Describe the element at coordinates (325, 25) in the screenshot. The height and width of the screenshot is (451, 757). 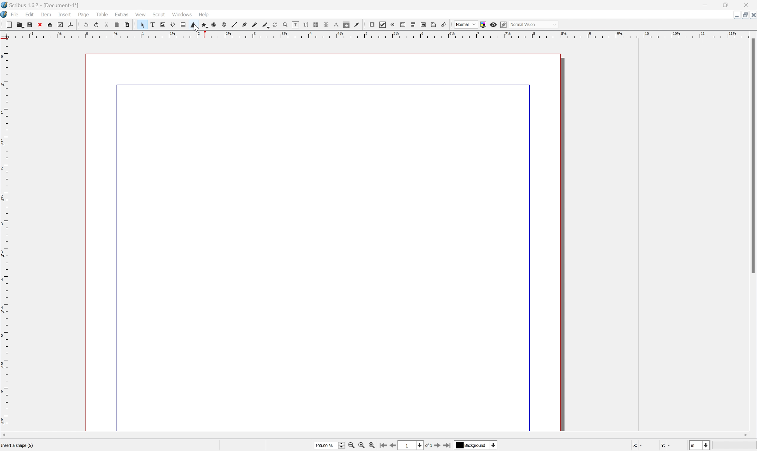
I see `Unlink Text frames` at that location.